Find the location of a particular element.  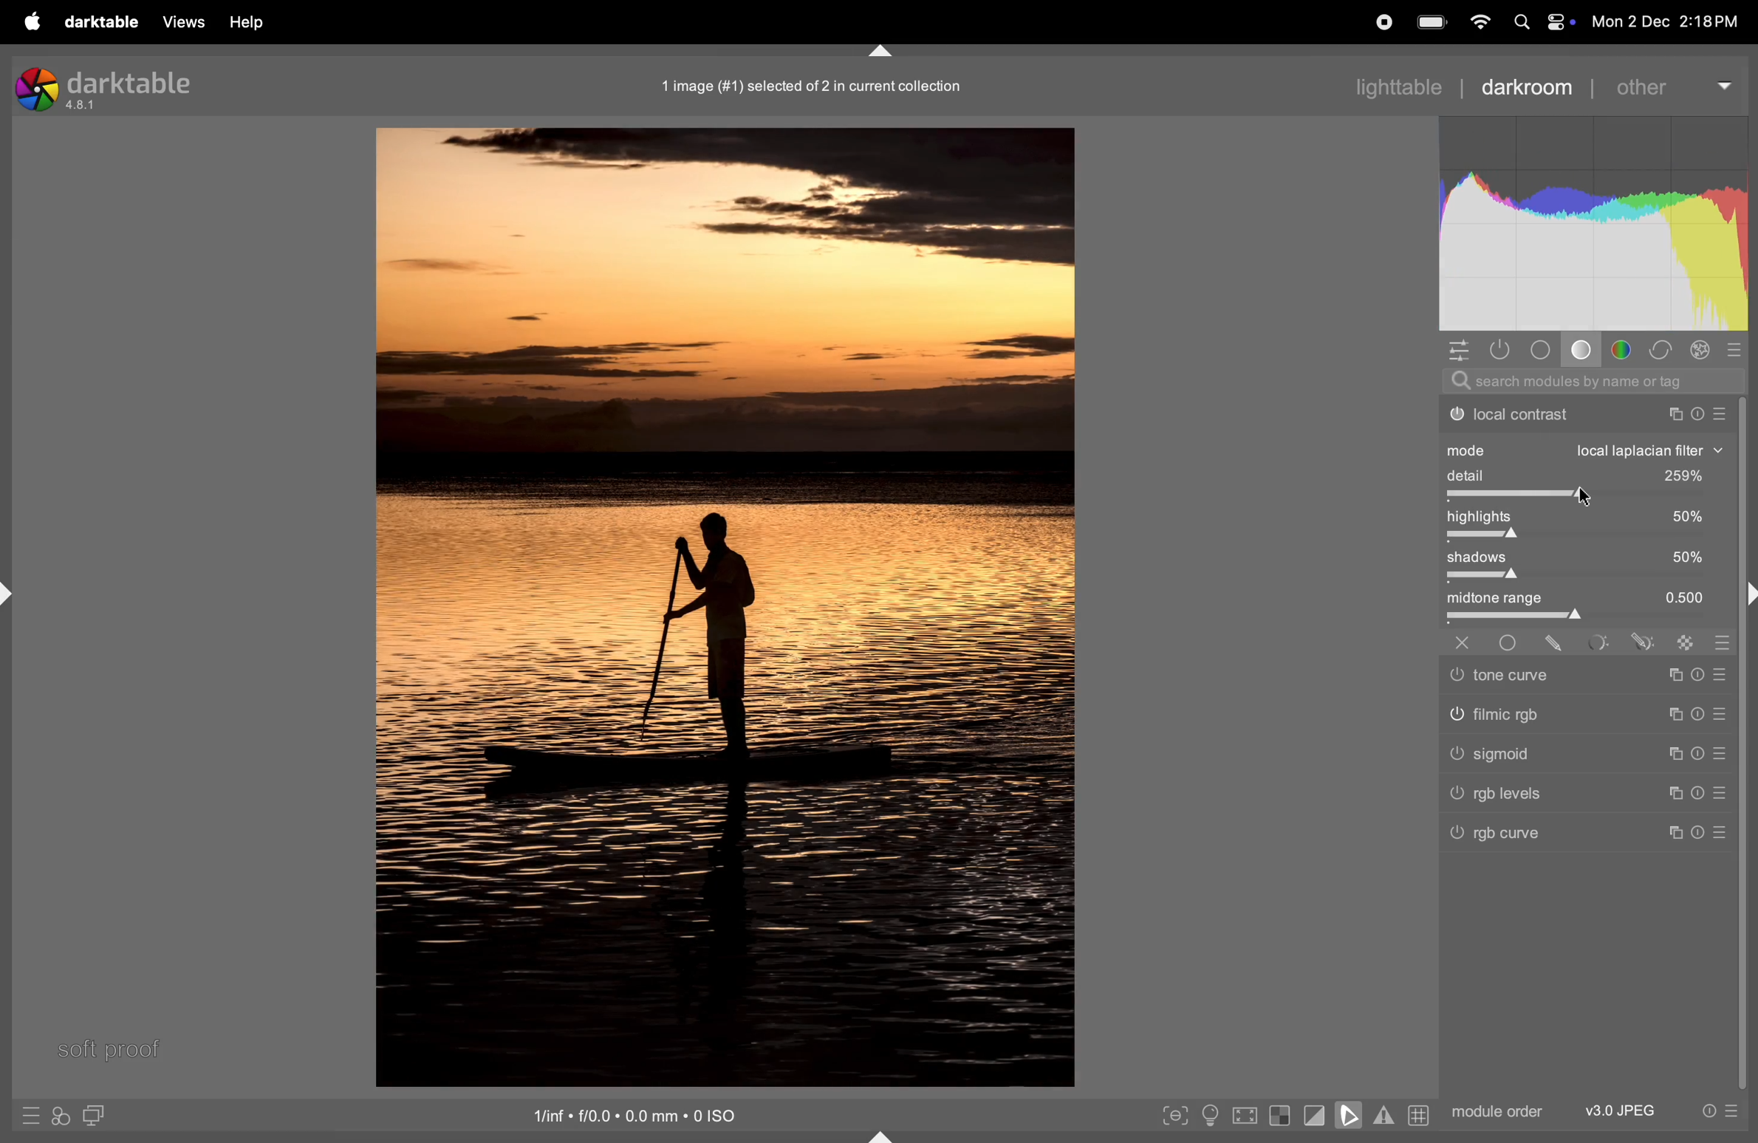

search bar is located at coordinates (1587, 381).